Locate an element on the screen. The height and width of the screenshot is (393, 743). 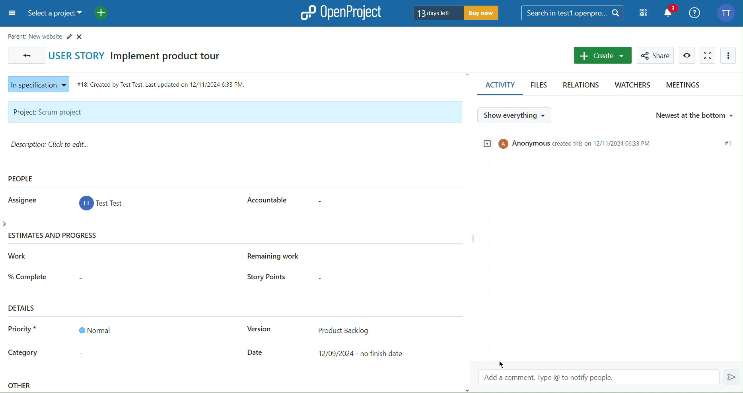
Newest at the bottom is located at coordinates (694, 114).